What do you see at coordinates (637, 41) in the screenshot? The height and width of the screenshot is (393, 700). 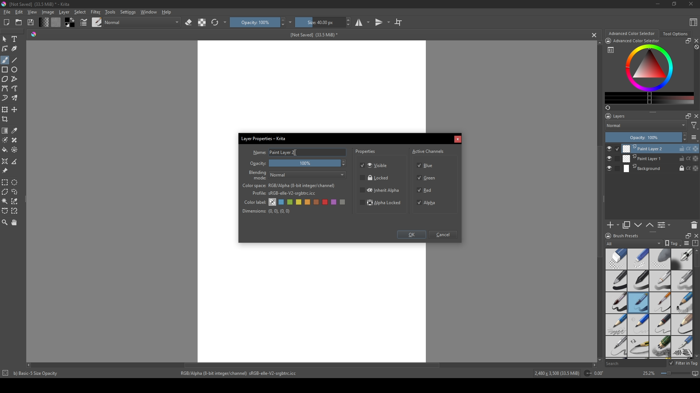 I see `Advanced Color Selector` at bounding box center [637, 41].